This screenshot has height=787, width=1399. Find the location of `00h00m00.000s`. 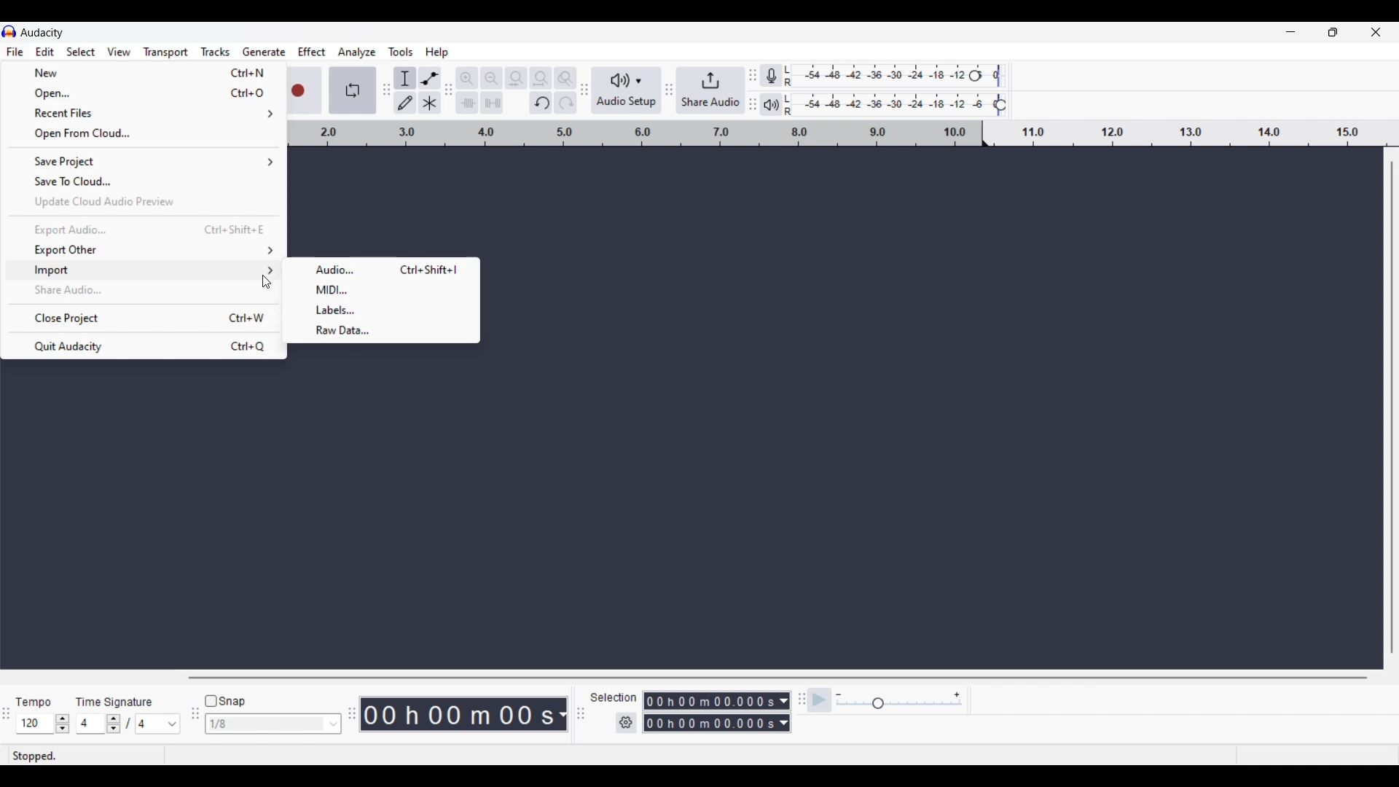

00h00m00.000s is located at coordinates (716, 725).